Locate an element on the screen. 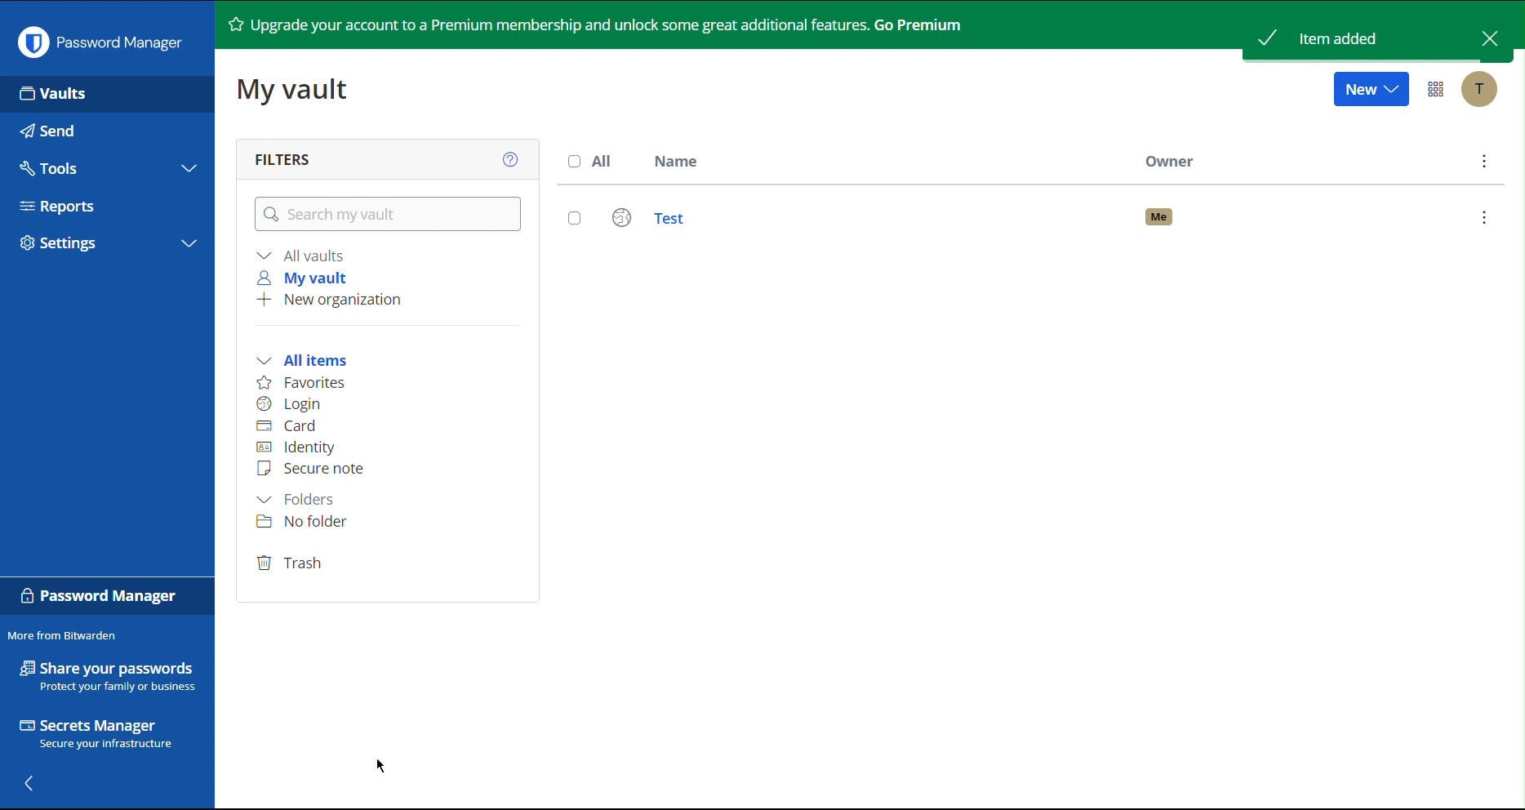  Card is located at coordinates (287, 425).